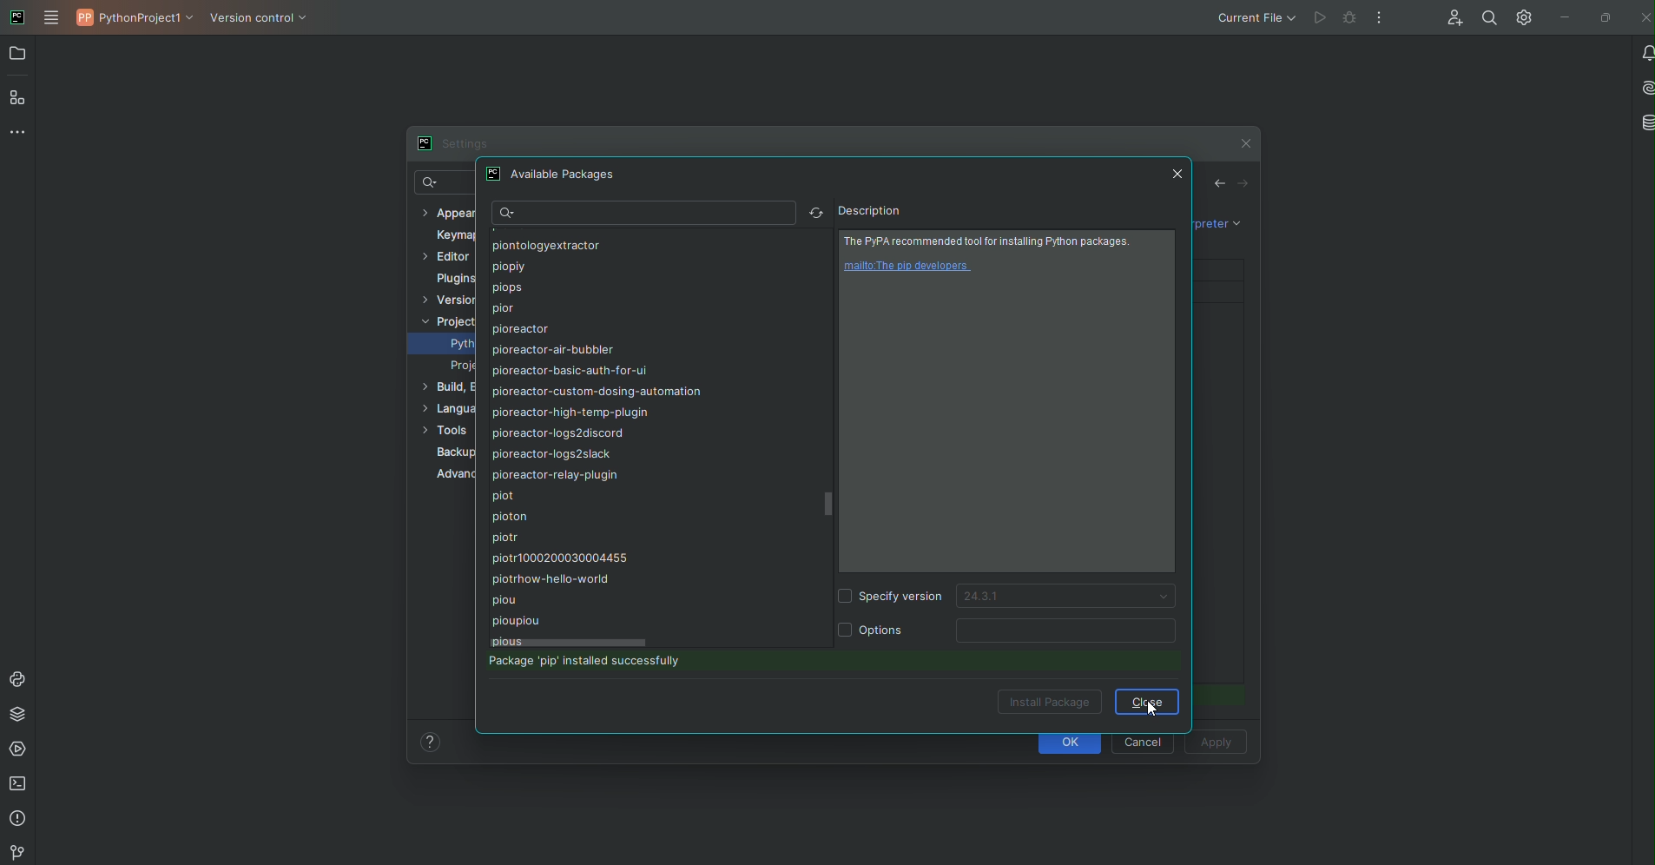 Image resolution: width=1655 pixels, height=865 pixels. Describe the element at coordinates (440, 185) in the screenshot. I see `Search` at that location.